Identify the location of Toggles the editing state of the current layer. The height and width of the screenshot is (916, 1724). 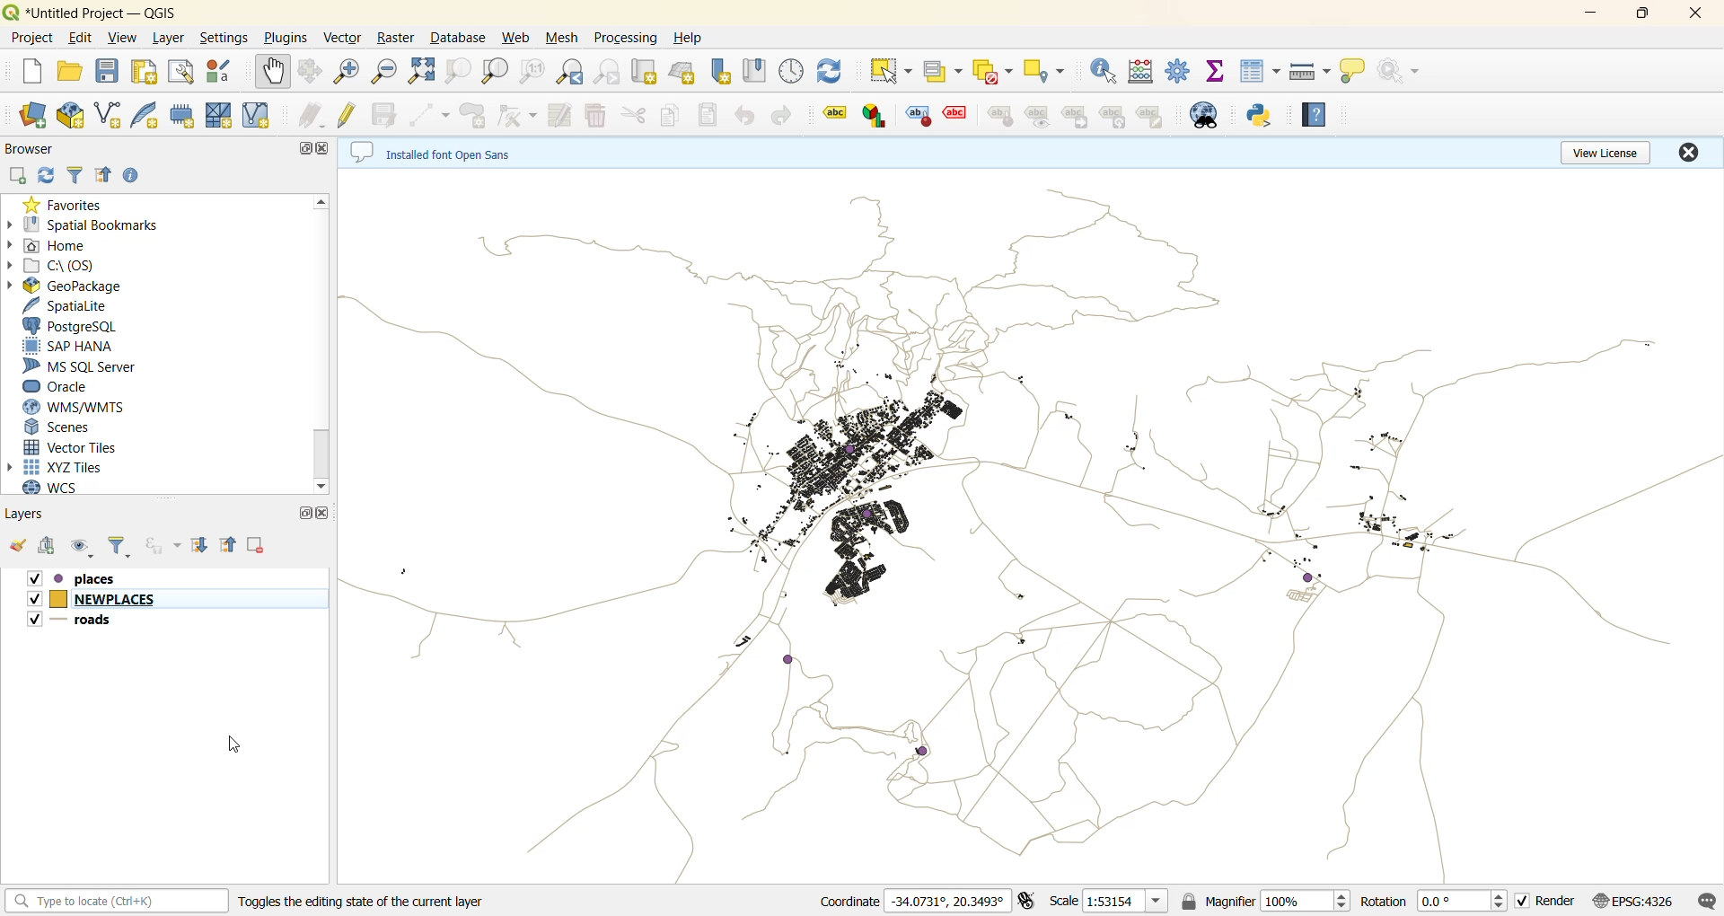
(381, 902).